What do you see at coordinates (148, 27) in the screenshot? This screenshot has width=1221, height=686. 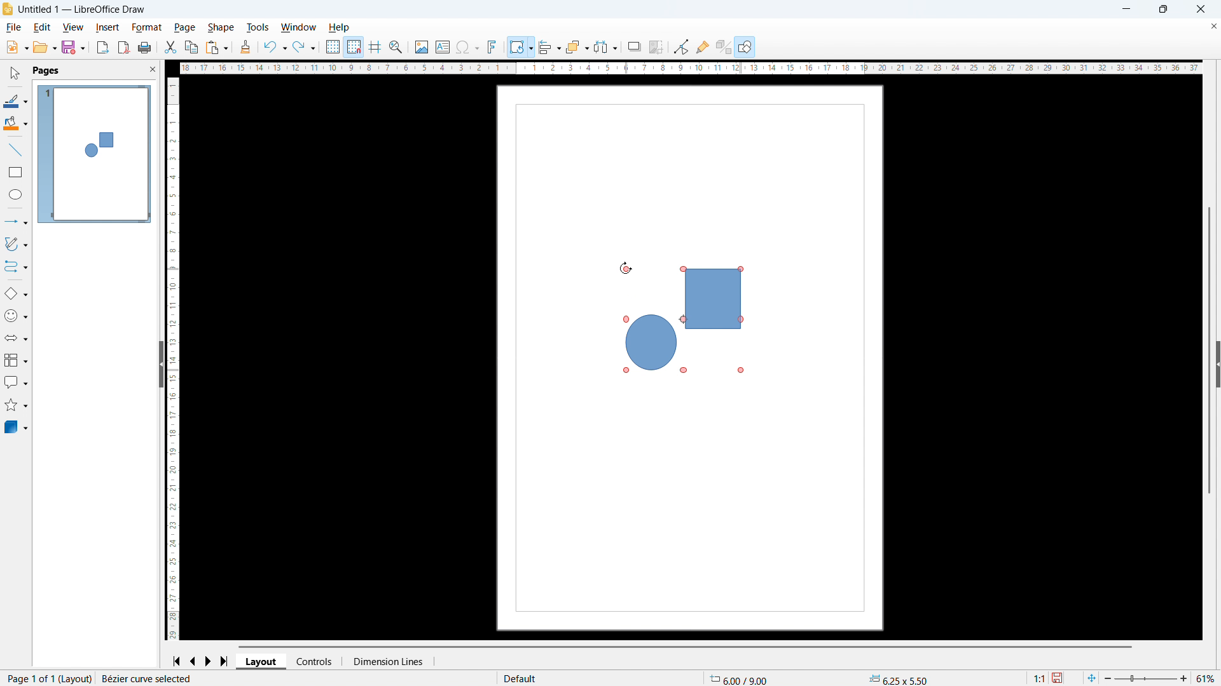 I see `Format ` at bounding box center [148, 27].